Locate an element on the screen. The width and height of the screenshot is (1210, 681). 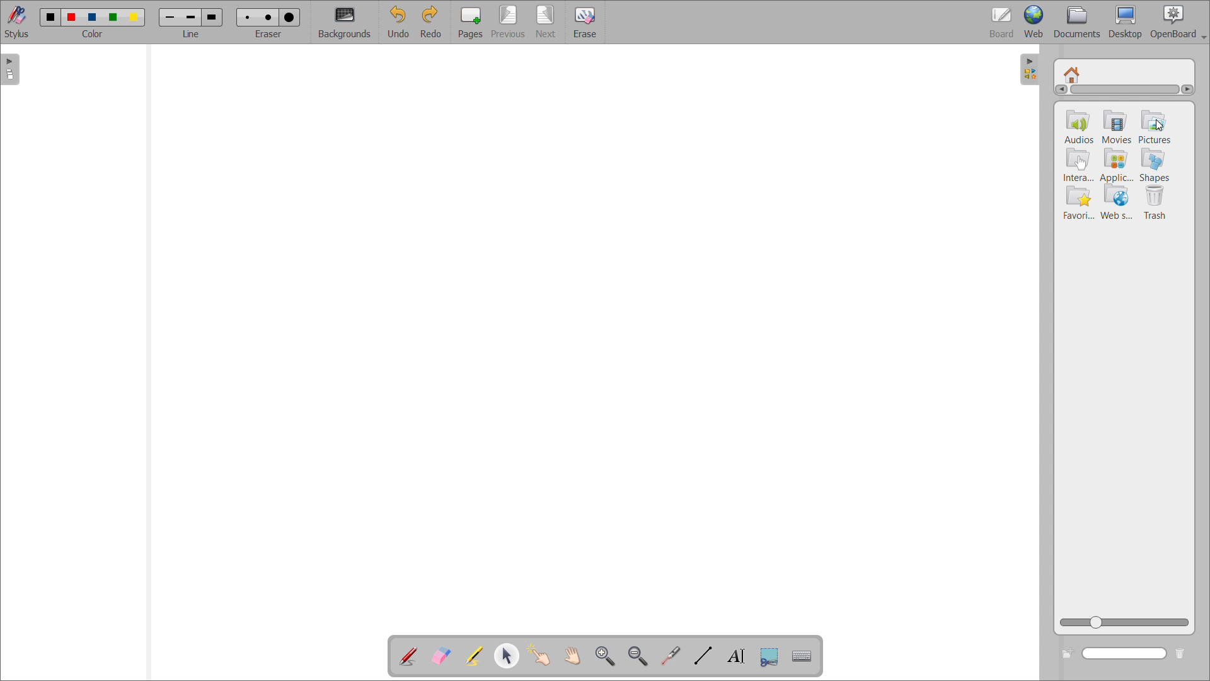
applications is located at coordinates (1118, 165).